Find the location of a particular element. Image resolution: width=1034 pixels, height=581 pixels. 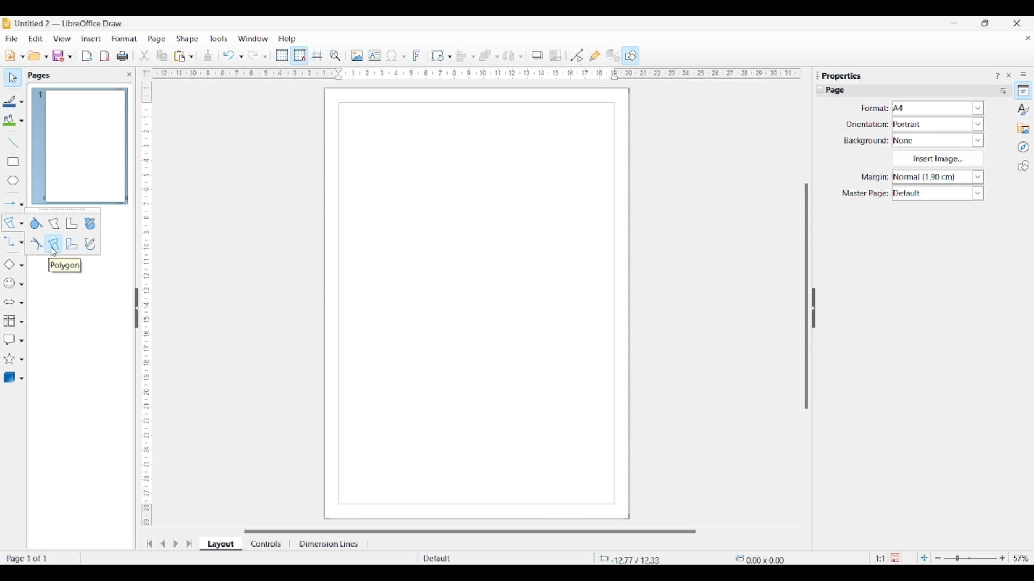

Export is located at coordinates (87, 56).